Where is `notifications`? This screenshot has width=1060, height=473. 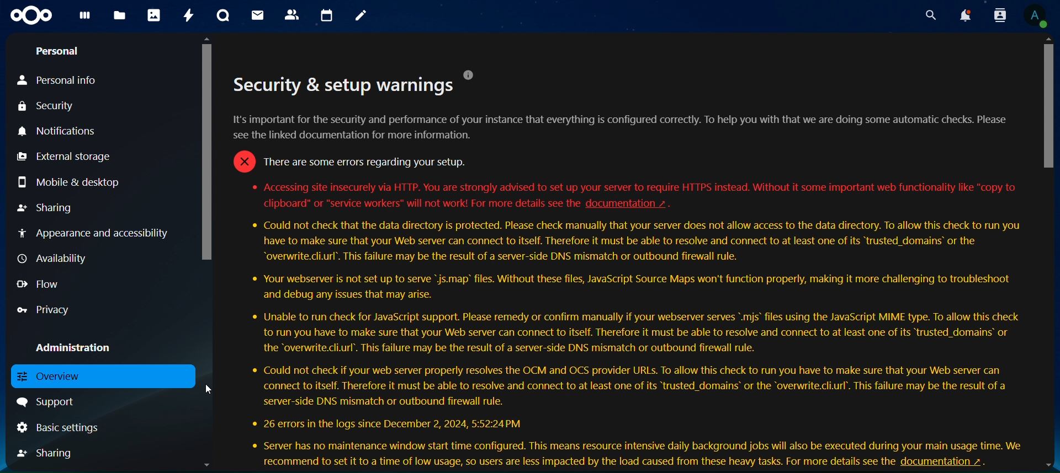
notifications is located at coordinates (966, 15).